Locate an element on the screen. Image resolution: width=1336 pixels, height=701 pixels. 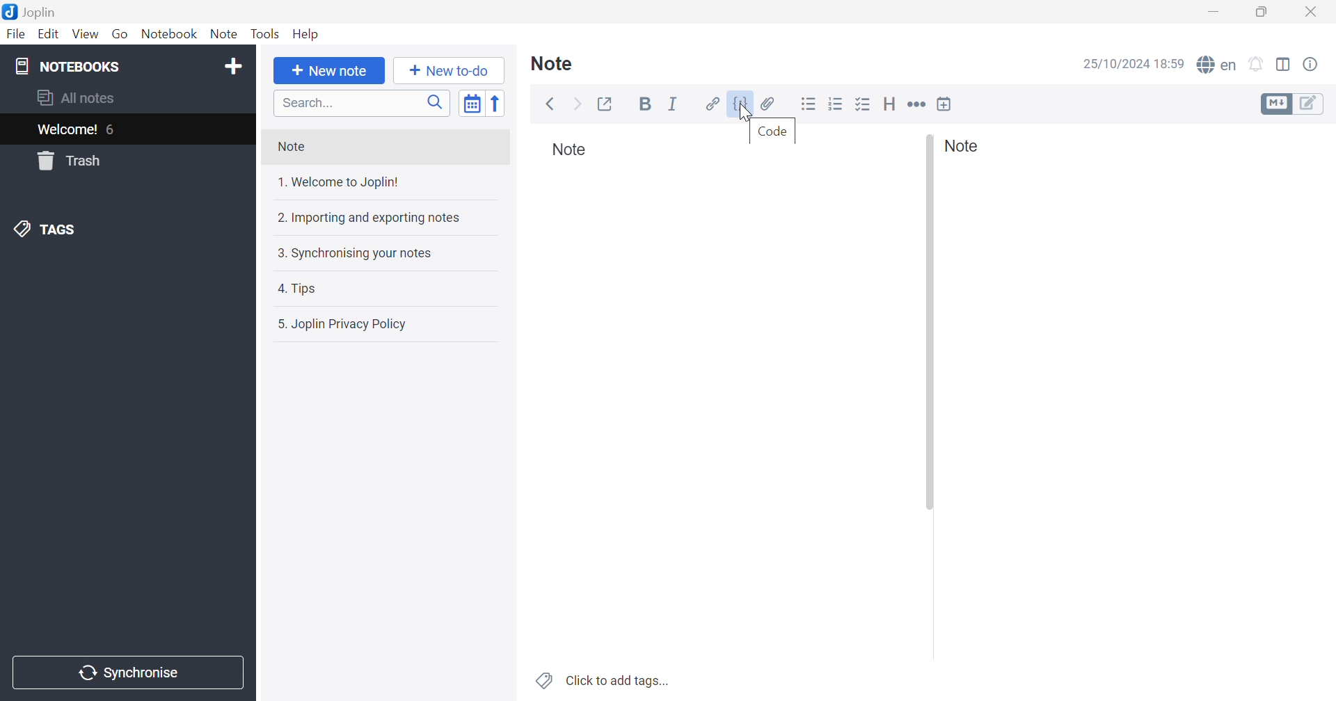
Notebooks is located at coordinates (76, 67).